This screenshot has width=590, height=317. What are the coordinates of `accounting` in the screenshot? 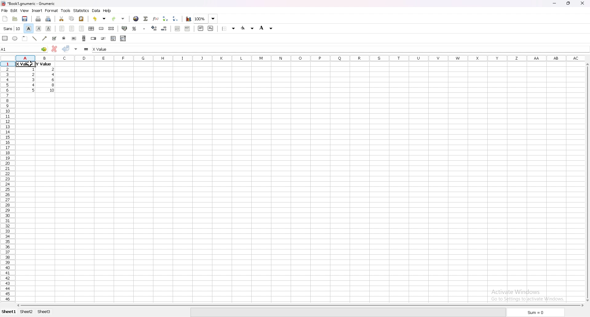 It's located at (125, 28).